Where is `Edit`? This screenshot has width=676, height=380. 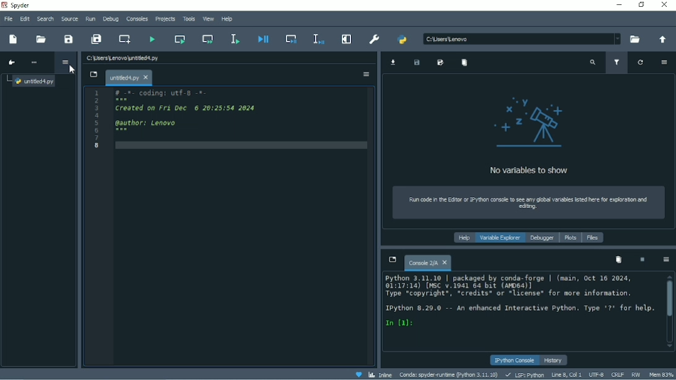 Edit is located at coordinates (24, 20).